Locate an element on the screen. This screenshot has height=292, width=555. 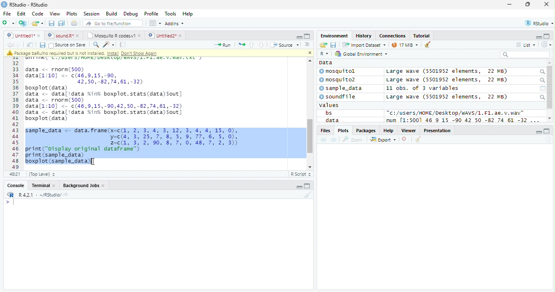
soundfile is located at coordinates (338, 97).